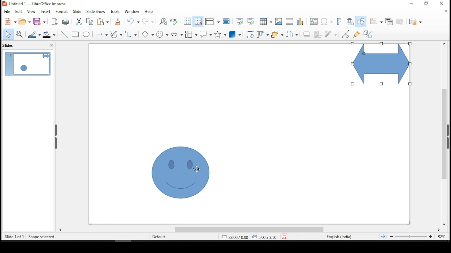  What do you see at coordinates (149, 23) in the screenshot?
I see `redo` at bounding box center [149, 23].